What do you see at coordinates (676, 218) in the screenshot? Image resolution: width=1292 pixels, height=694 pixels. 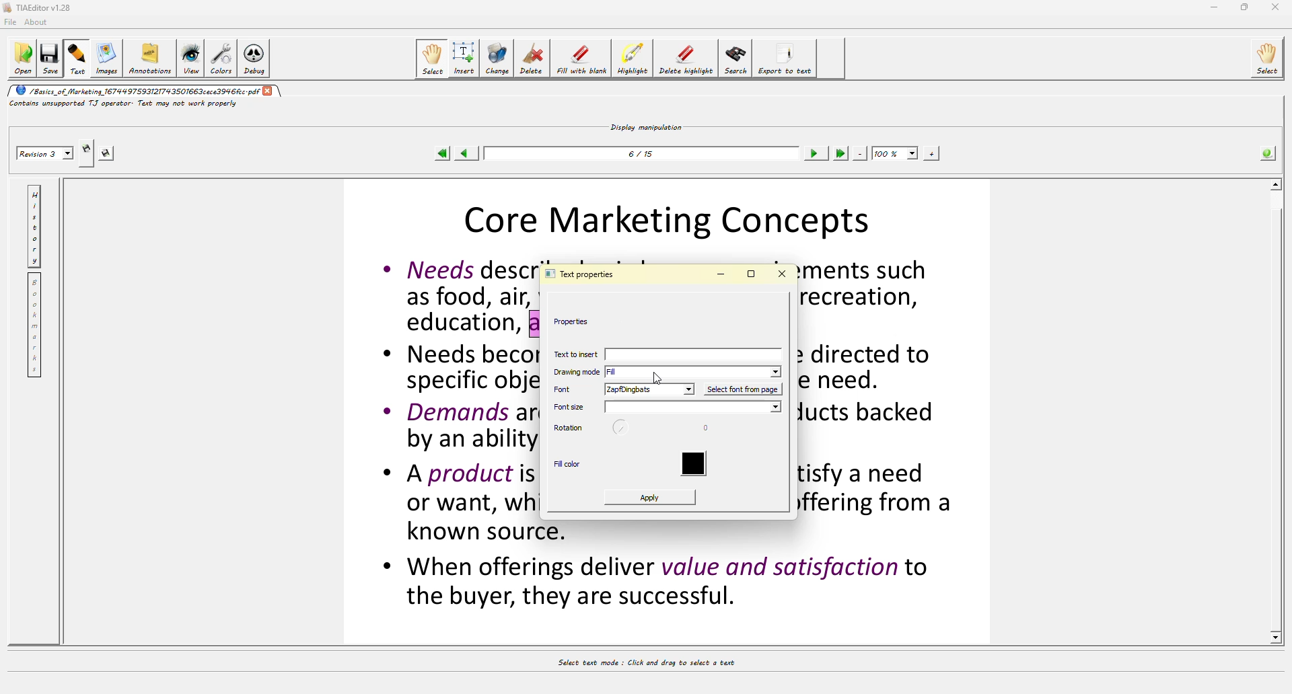 I see `Core Marketing Concepts` at bounding box center [676, 218].